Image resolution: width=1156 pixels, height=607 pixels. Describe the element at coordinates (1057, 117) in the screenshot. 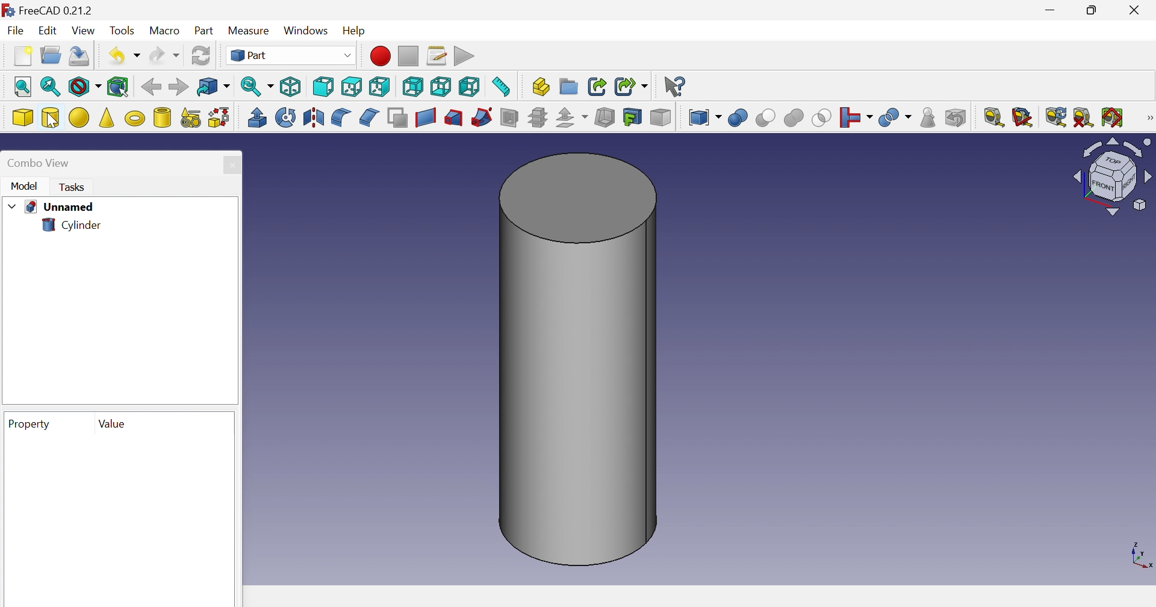

I see `Refresh ` at that location.